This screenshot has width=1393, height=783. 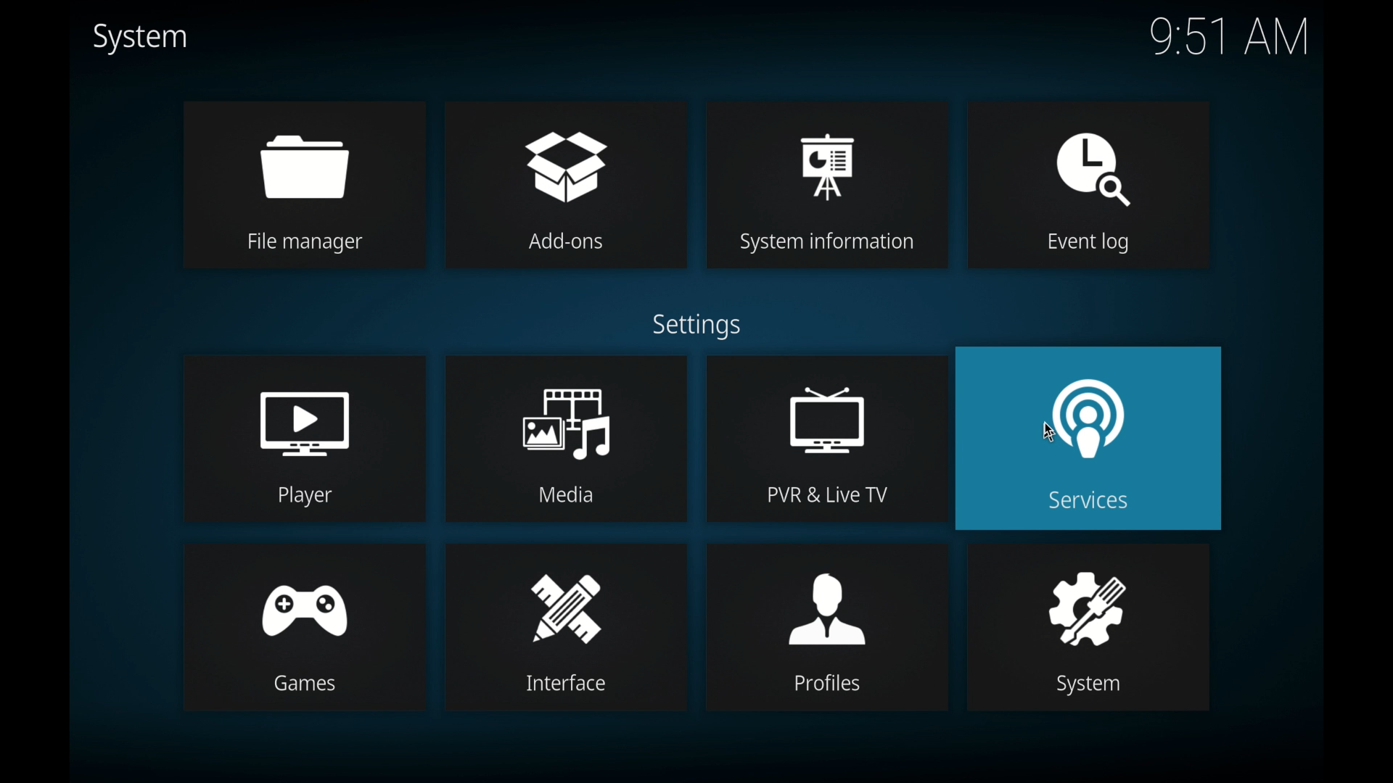 What do you see at coordinates (826, 185) in the screenshot?
I see `system information` at bounding box center [826, 185].